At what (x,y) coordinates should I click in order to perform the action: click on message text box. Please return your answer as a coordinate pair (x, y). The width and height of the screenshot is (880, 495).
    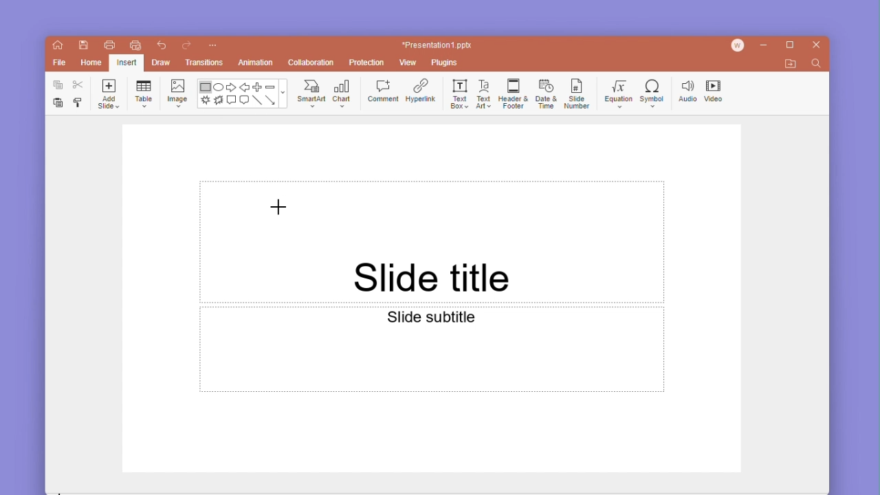
    Looking at the image, I should click on (244, 101).